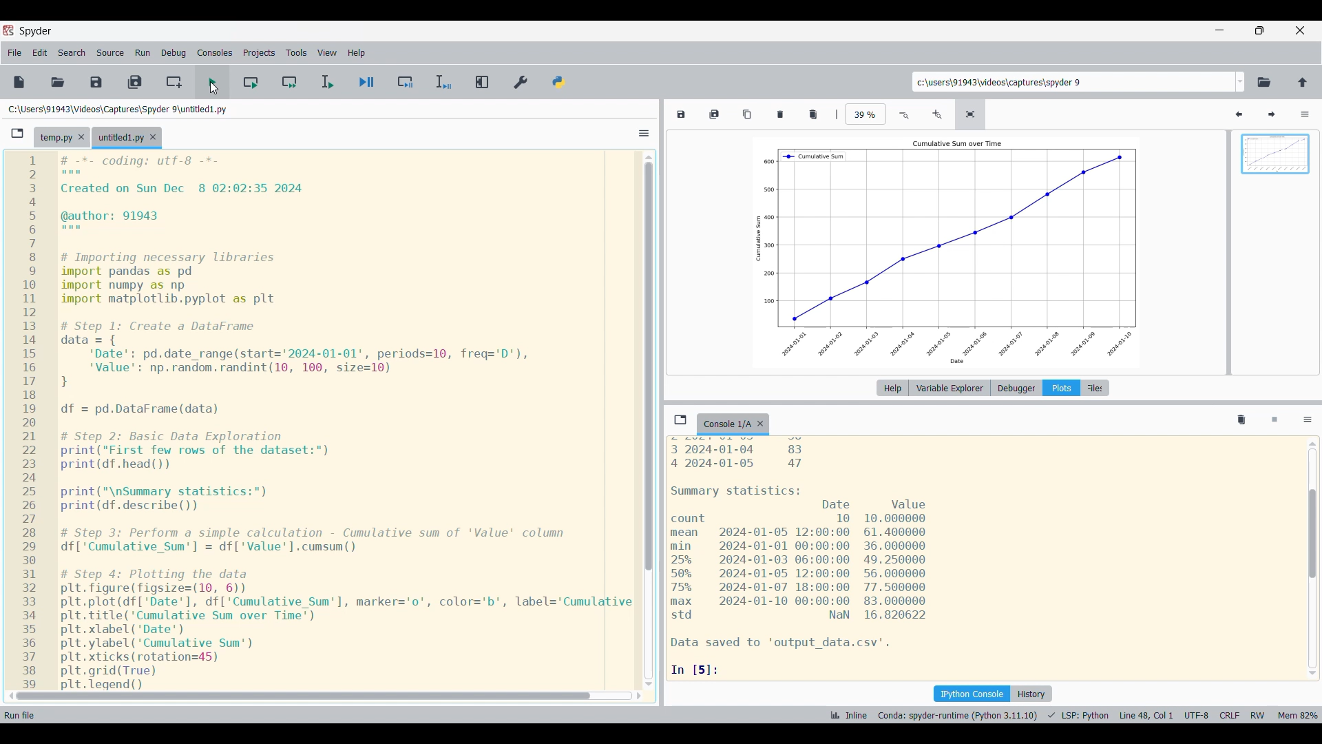  What do you see at coordinates (328, 53) in the screenshot?
I see `View menu ` at bounding box center [328, 53].